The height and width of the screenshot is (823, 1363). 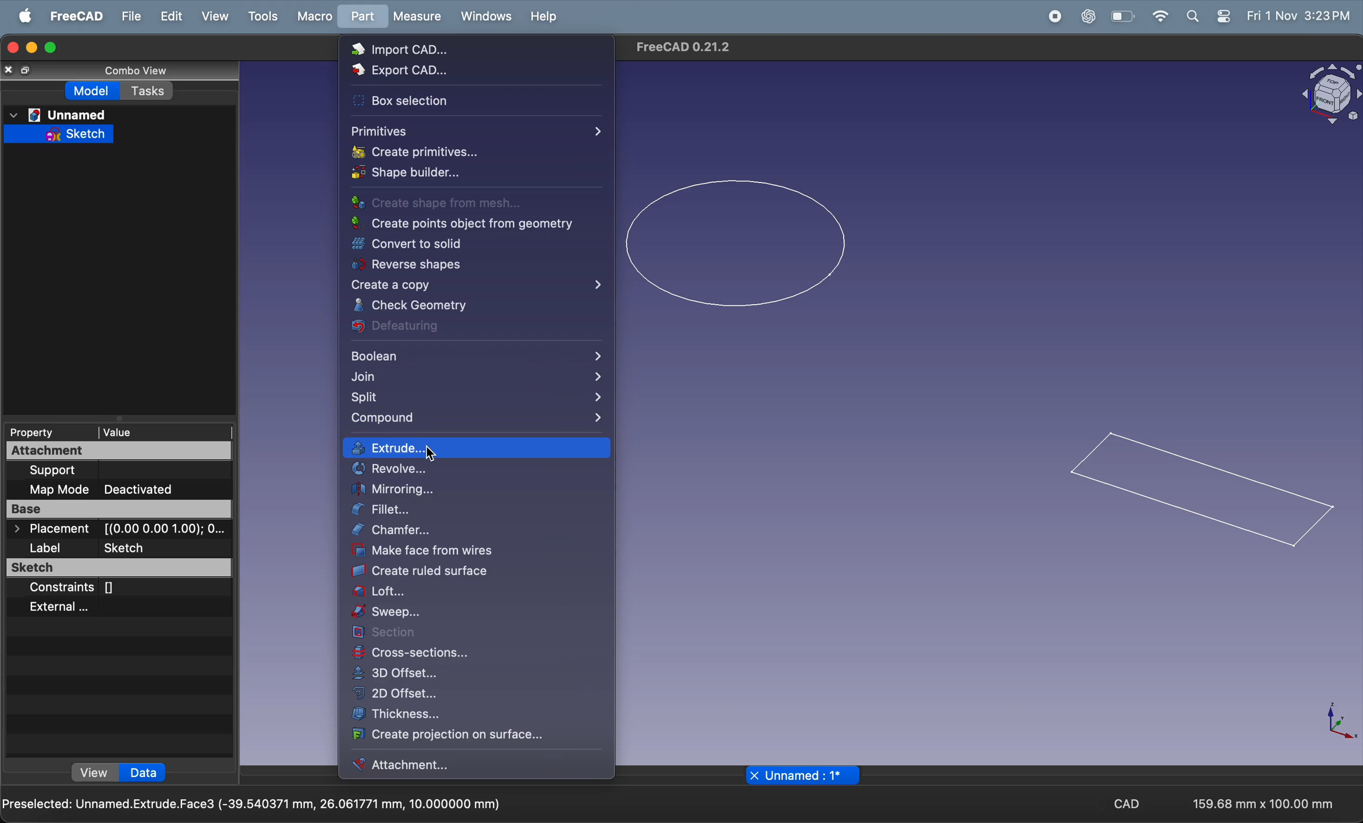 I want to click on Compound, so click(x=476, y=420).